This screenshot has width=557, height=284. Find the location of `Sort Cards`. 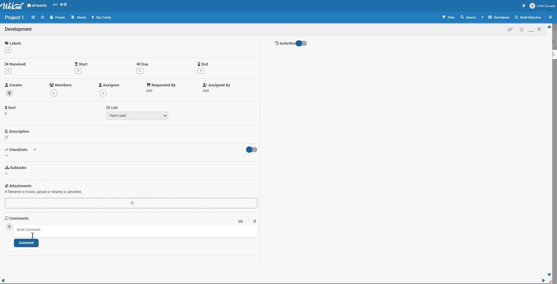

Sort Cards is located at coordinates (101, 17).